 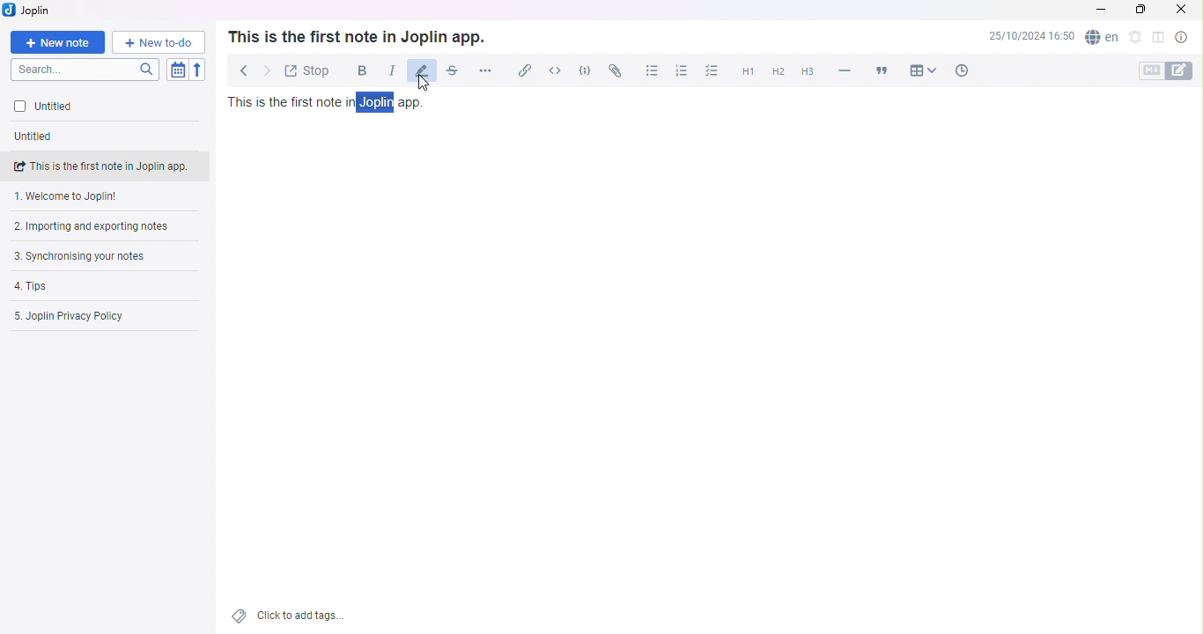 I want to click on Code block, so click(x=585, y=70).